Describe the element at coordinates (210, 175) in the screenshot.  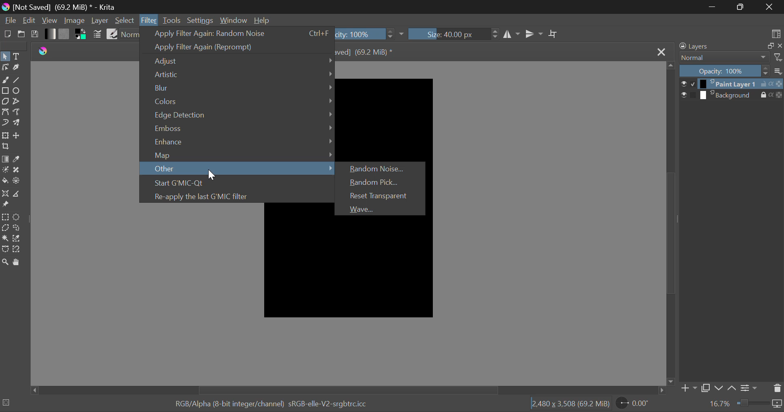
I see `Cursor Position` at that location.